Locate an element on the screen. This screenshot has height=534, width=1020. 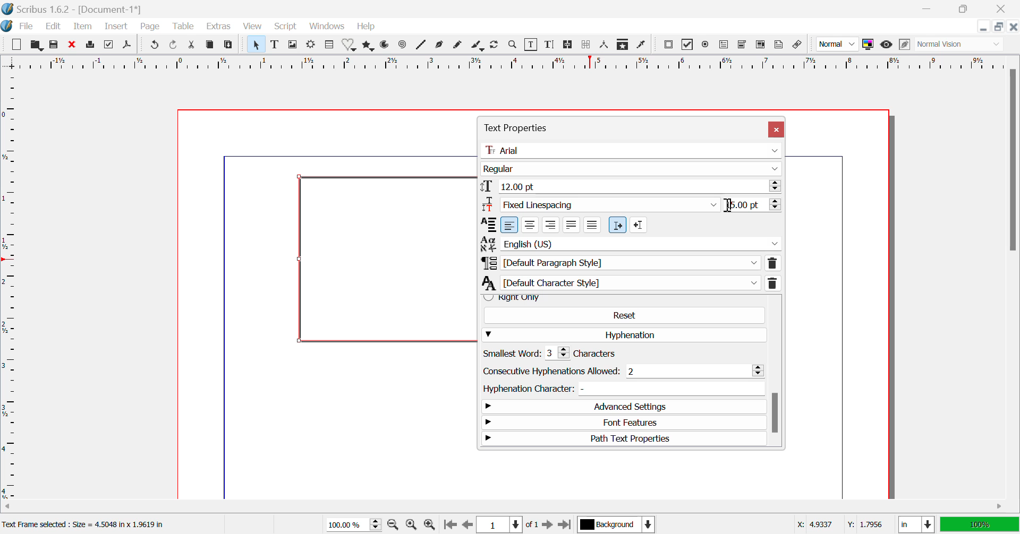
First Page is located at coordinates (449, 524).